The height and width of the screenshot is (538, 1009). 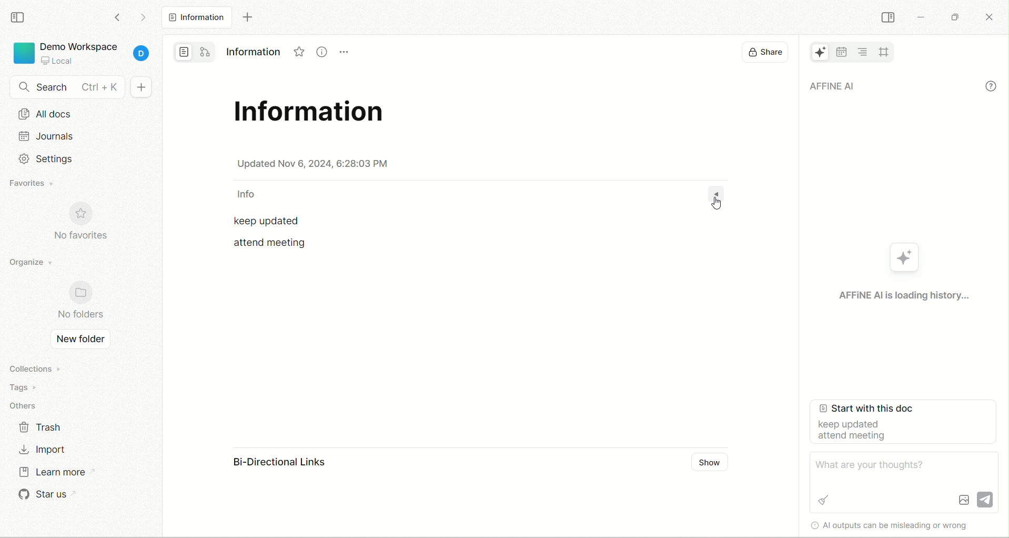 I want to click on cursor, so click(x=717, y=204).